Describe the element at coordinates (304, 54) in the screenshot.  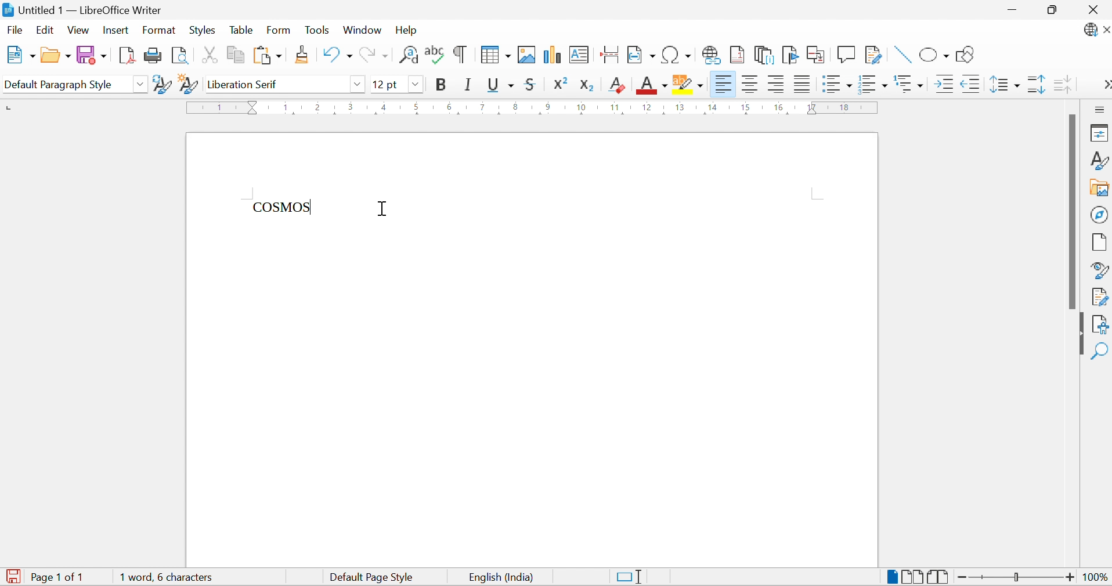
I see `Clone Formatting` at that location.